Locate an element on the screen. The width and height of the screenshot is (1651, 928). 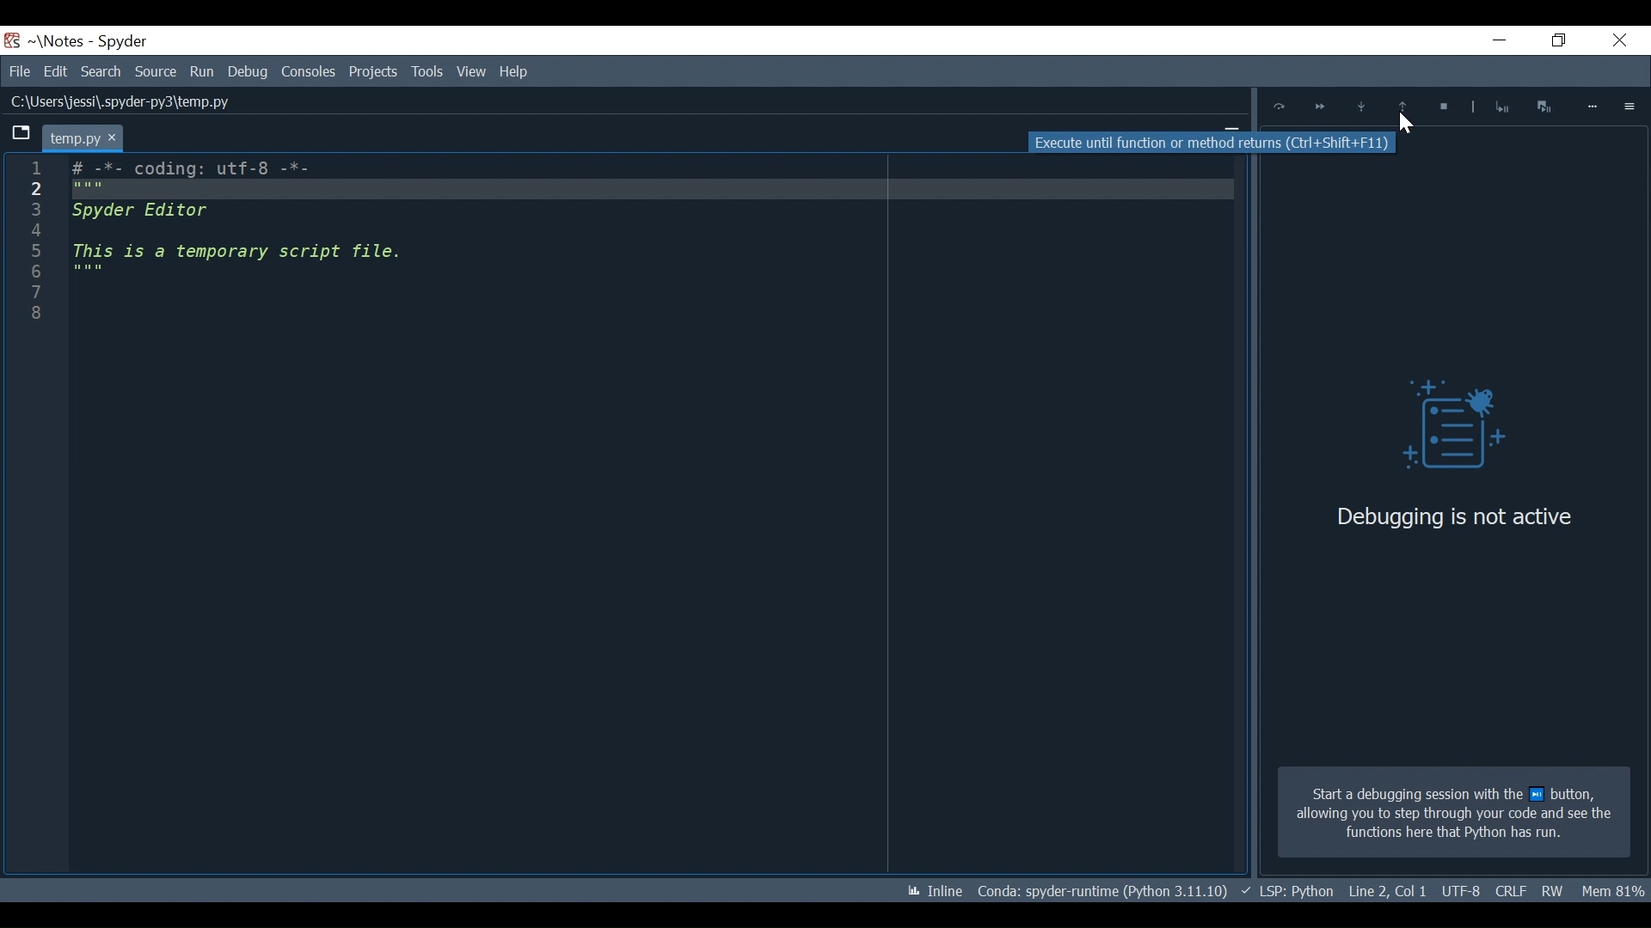
File EQL Status is located at coordinates (1388, 891).